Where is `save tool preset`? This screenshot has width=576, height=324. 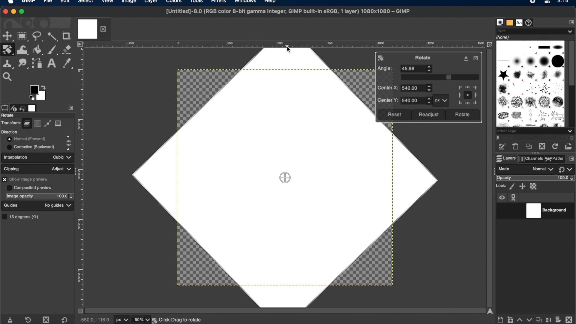
save tool preset is located at coordinates (11, 319).